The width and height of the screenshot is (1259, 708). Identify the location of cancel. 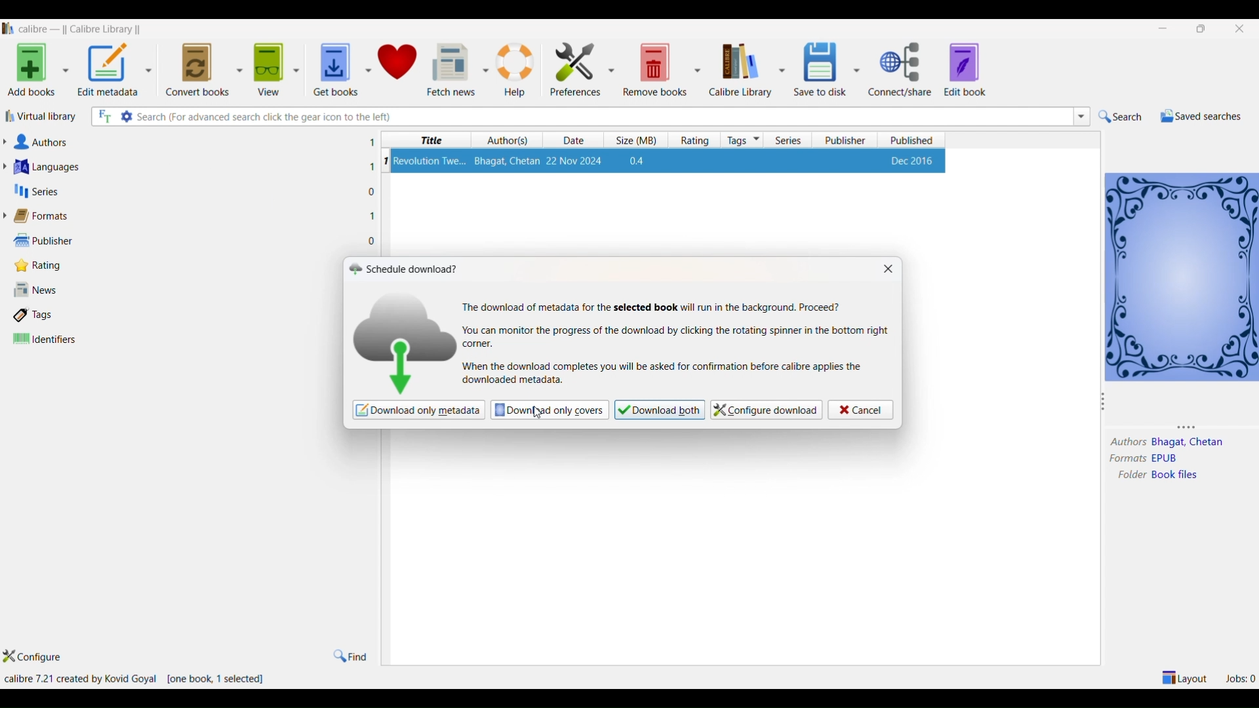
(860, 410).